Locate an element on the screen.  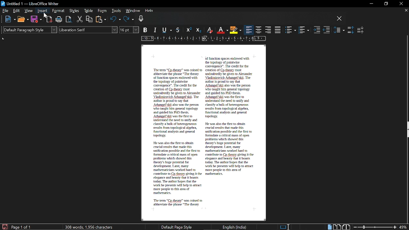
Single page view is located at coordinates (329, 227).